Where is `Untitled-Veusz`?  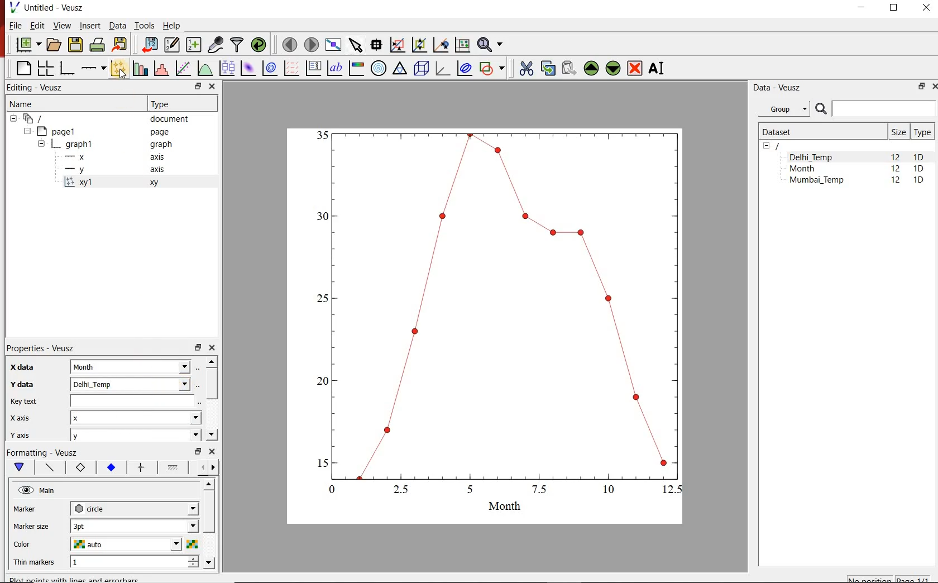
Untitled-Veusz is located at coordinates (50, 7).